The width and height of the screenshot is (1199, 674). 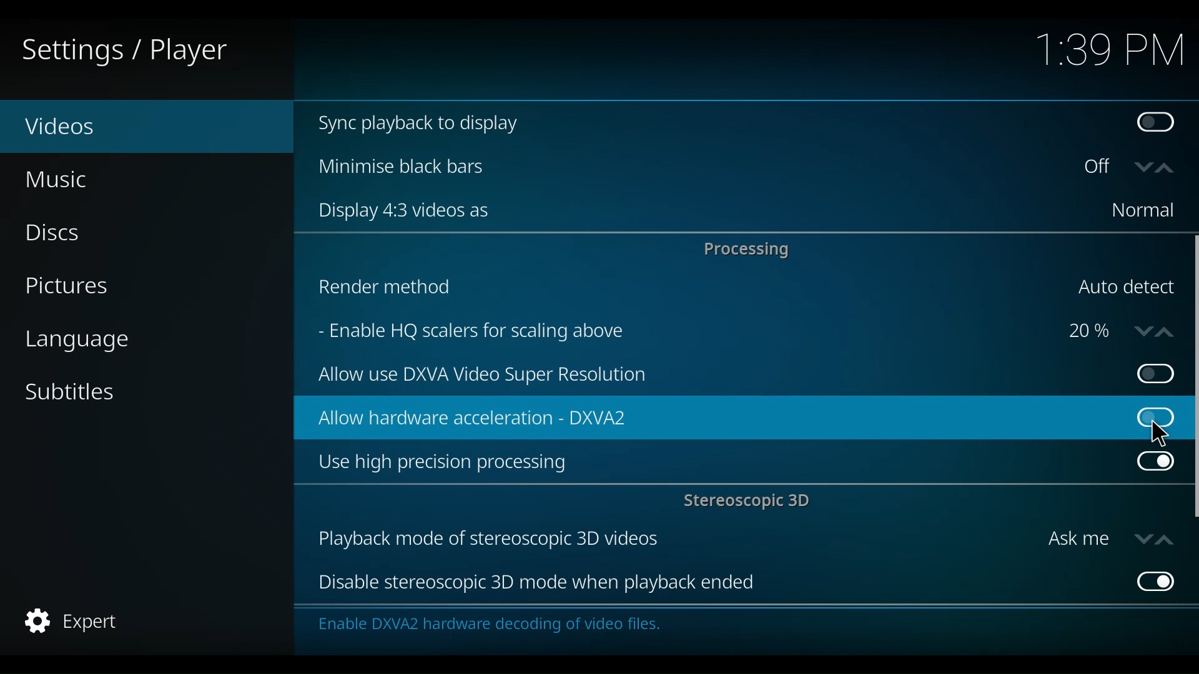 I want to click on Enable DXVA2 hardware decoding of video files, so click(x=486, y=627).